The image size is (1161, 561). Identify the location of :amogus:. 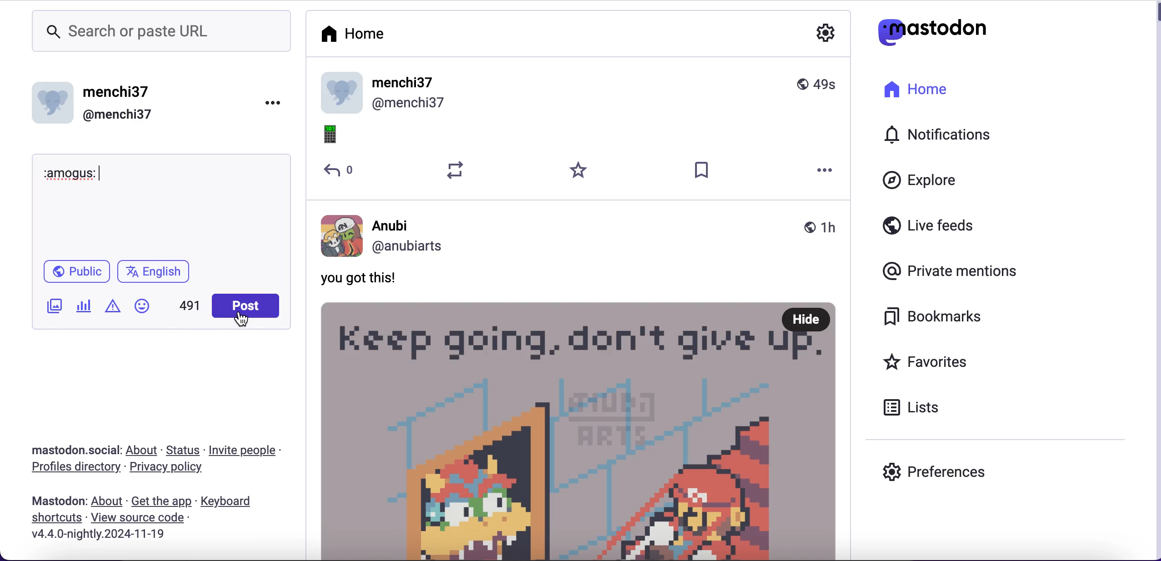
(75, 173).